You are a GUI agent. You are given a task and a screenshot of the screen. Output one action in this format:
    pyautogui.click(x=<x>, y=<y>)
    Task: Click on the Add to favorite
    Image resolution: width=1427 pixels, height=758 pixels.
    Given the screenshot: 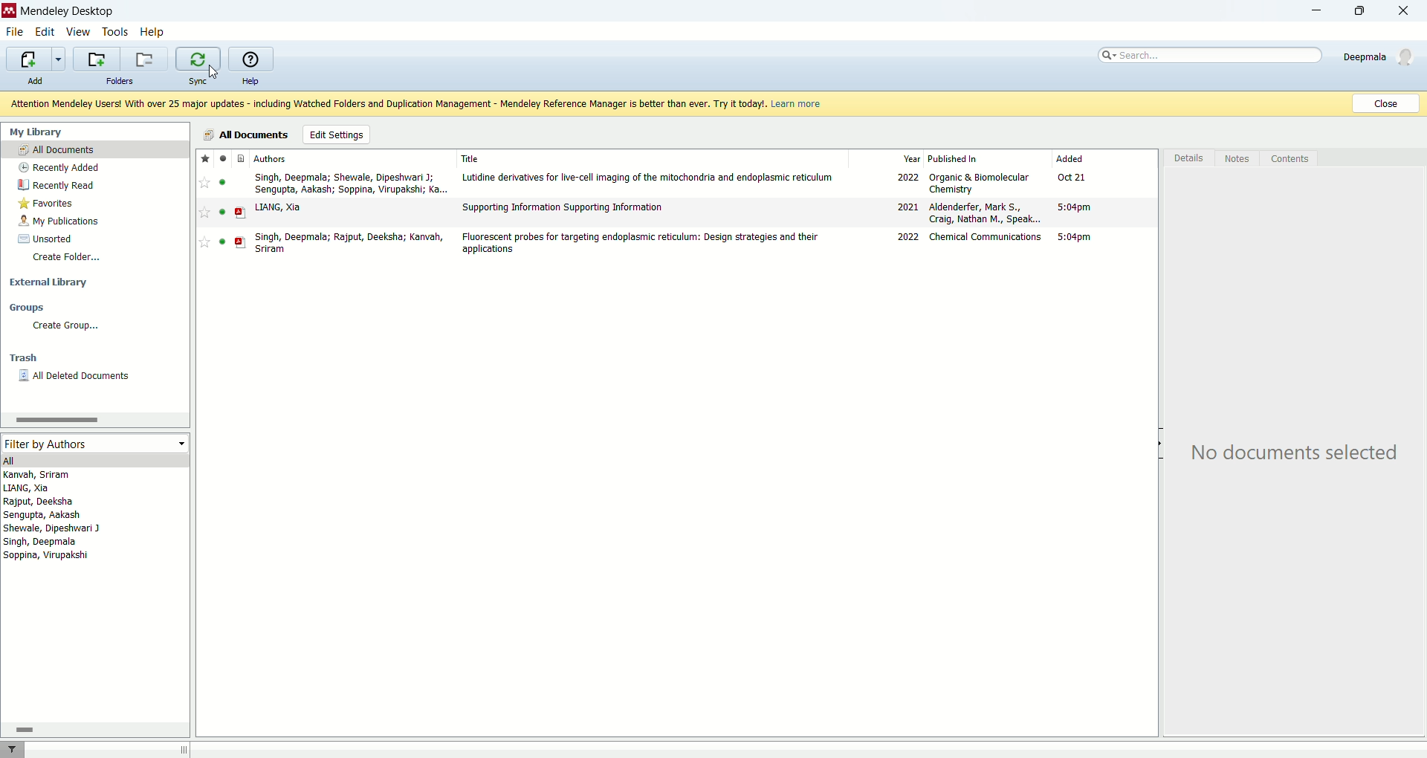 What is the action you would take?
    pyautogui.click(x=204, y=213)
    